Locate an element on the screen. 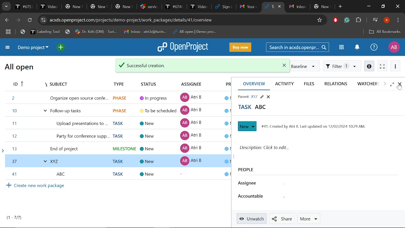  Share is located at coordinates (280, 219).